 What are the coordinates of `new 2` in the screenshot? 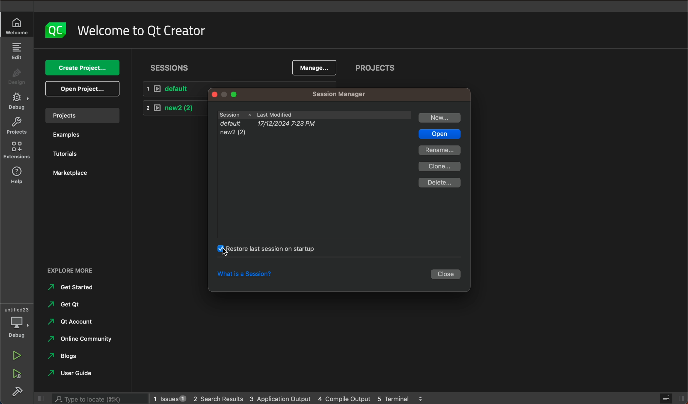 It's located at (172, 109).